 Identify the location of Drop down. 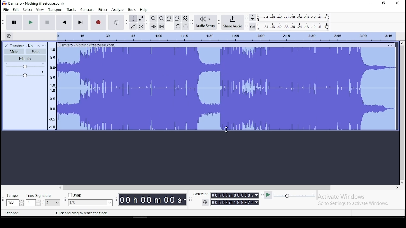
(185, 200).